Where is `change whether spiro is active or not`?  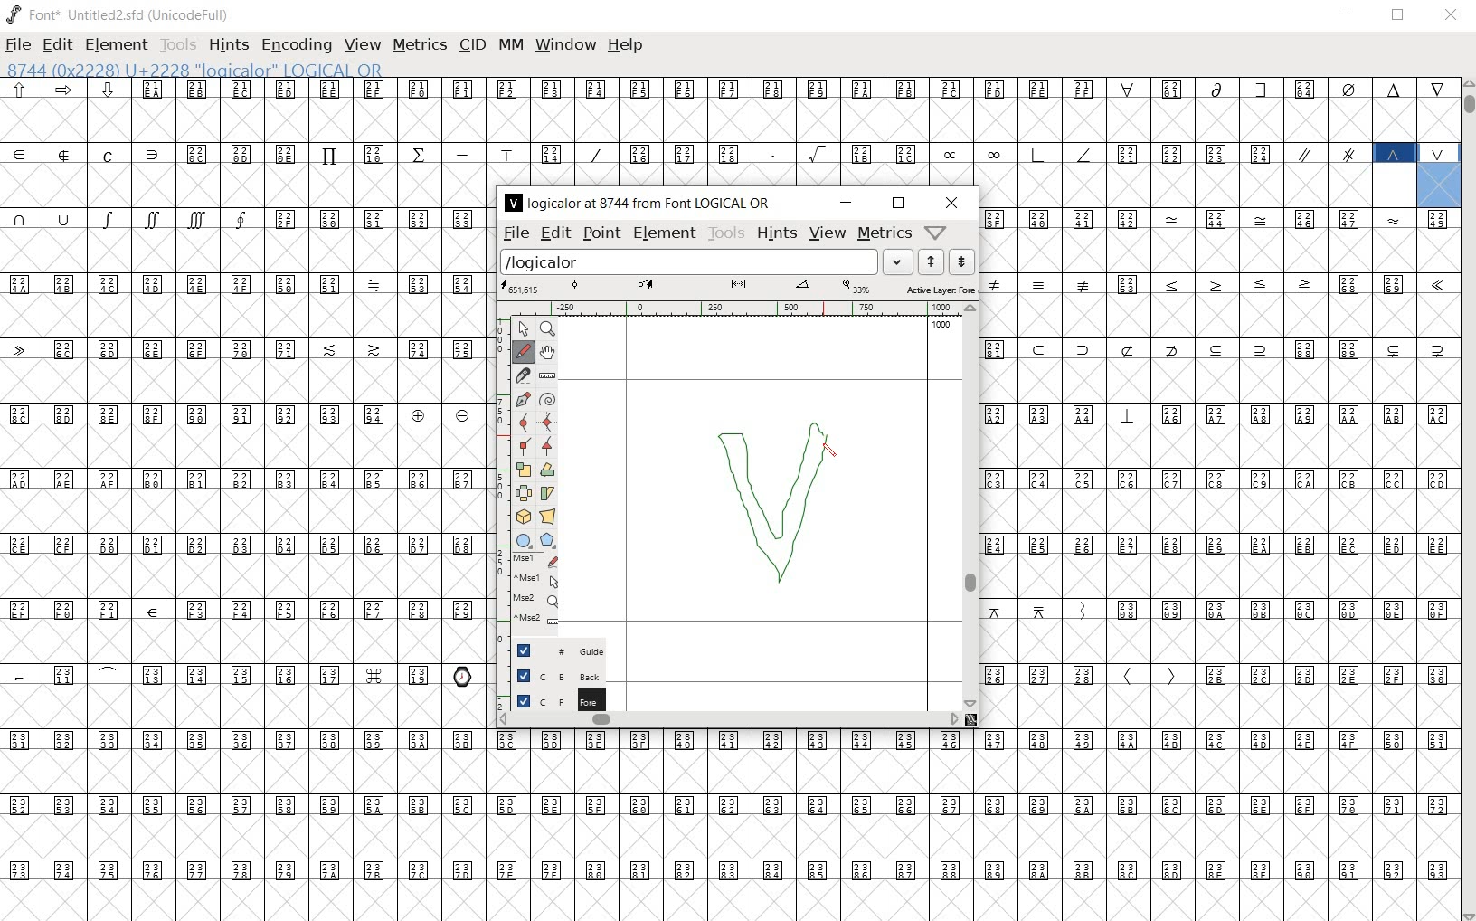 change whether spiro is active or not is located at coordinates (544, 399).